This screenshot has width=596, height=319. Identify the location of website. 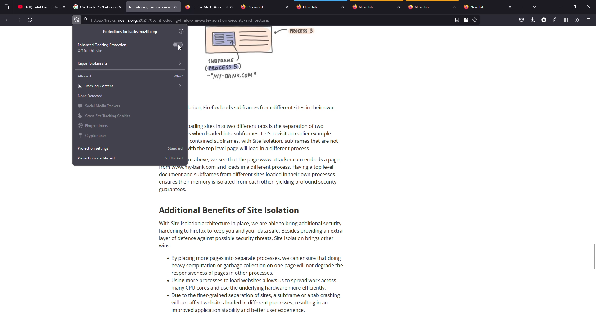
(182, 21).